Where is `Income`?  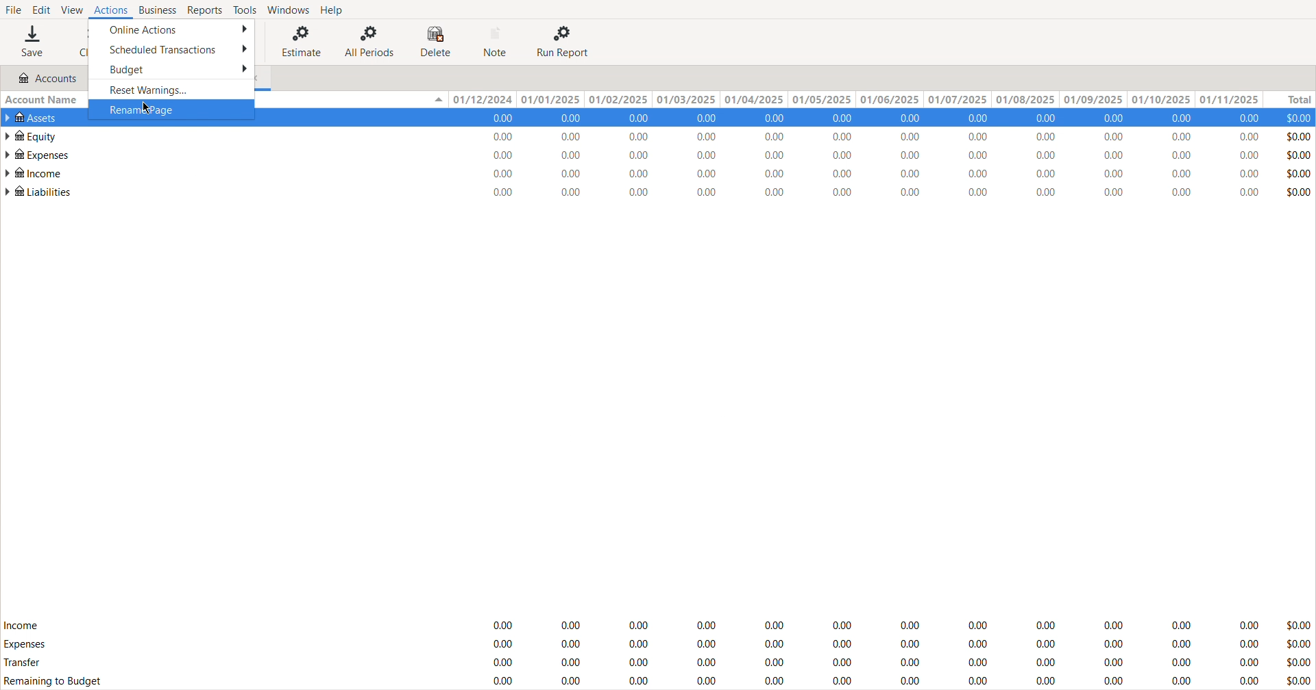
Income is located at coordinates (21, 624).